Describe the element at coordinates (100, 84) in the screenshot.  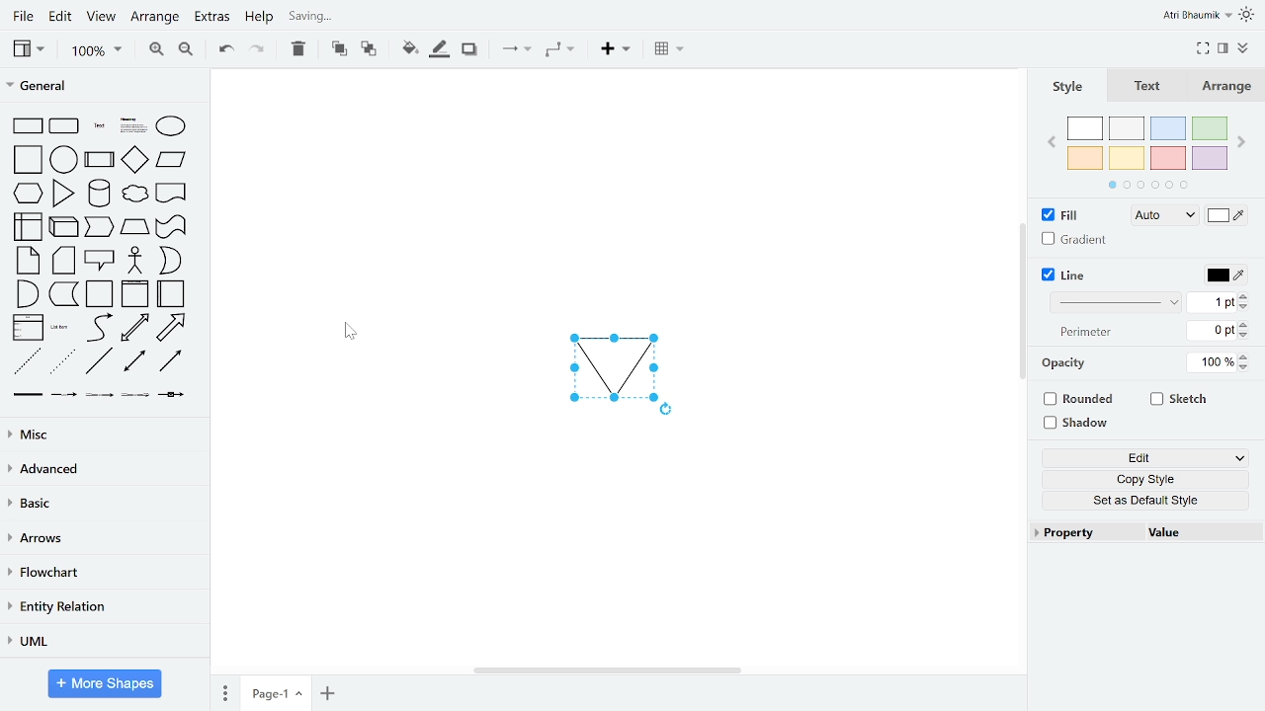
I see `general` at that location.